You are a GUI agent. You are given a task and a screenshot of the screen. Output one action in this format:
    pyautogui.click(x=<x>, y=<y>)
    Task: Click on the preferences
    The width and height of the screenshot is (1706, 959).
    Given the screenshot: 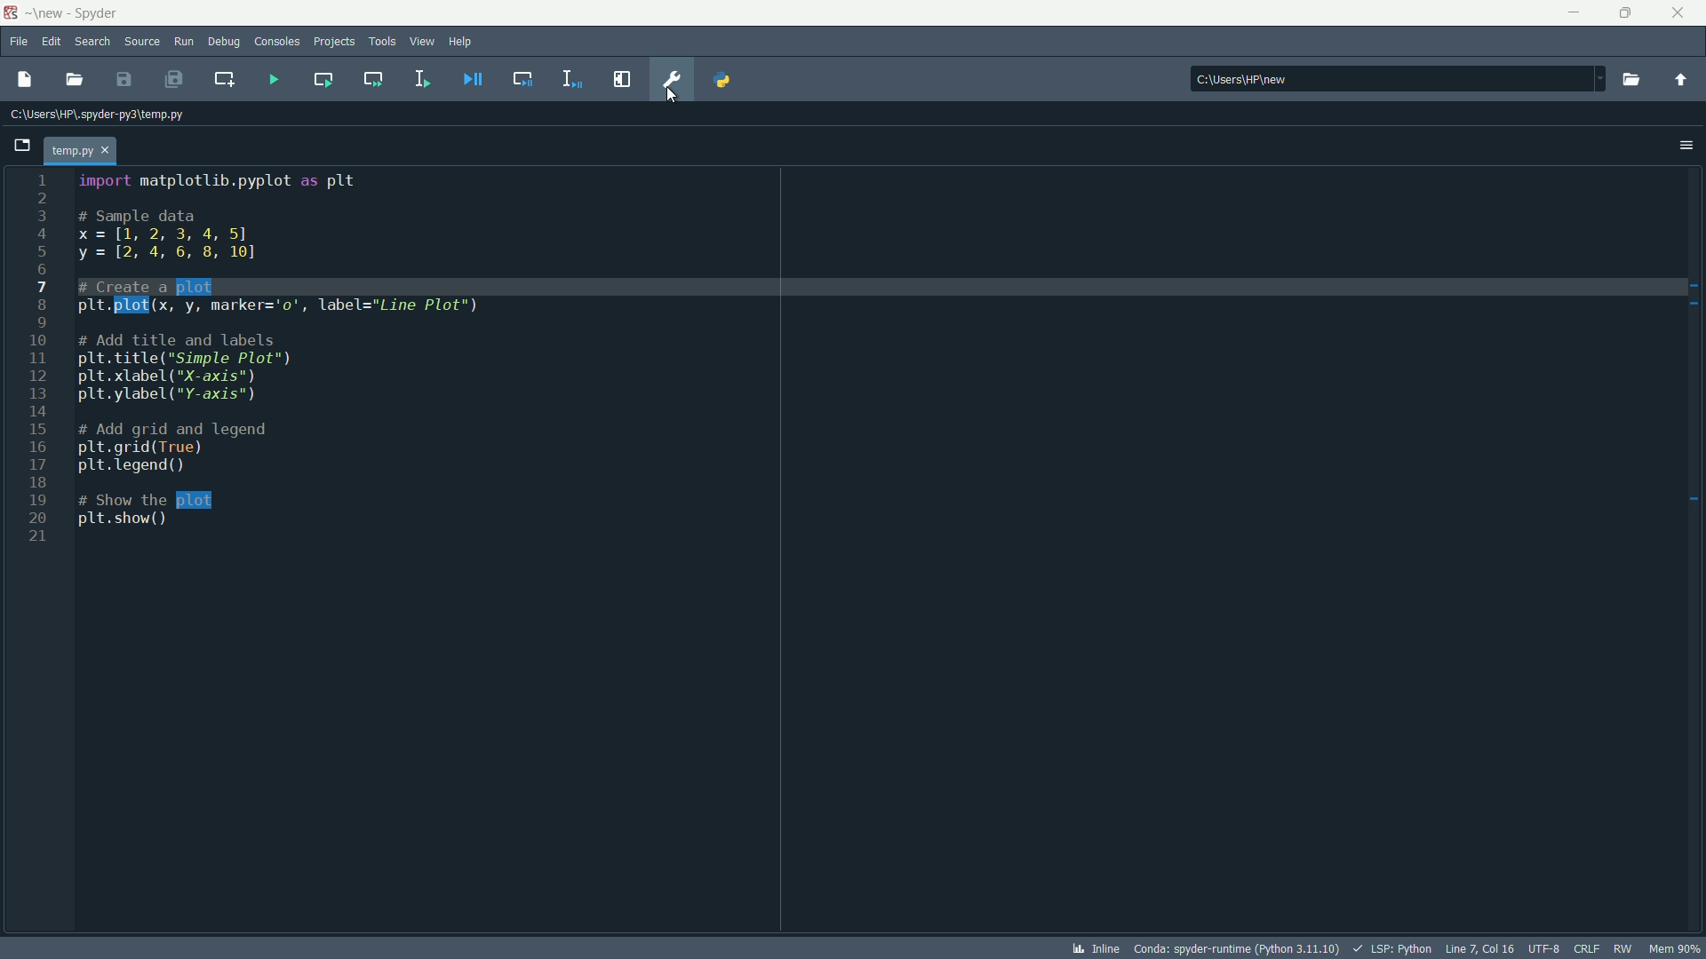 What is the action you would take?
    pyautogui.click(x=674, y=79)
    